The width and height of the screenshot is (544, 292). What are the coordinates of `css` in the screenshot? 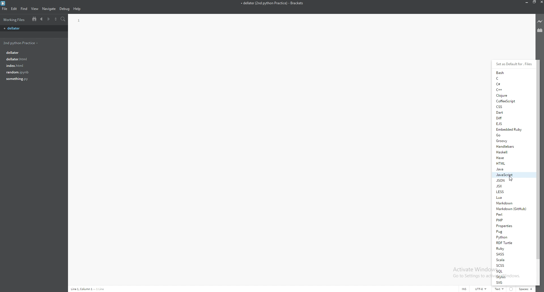 It's located at (511, 107).